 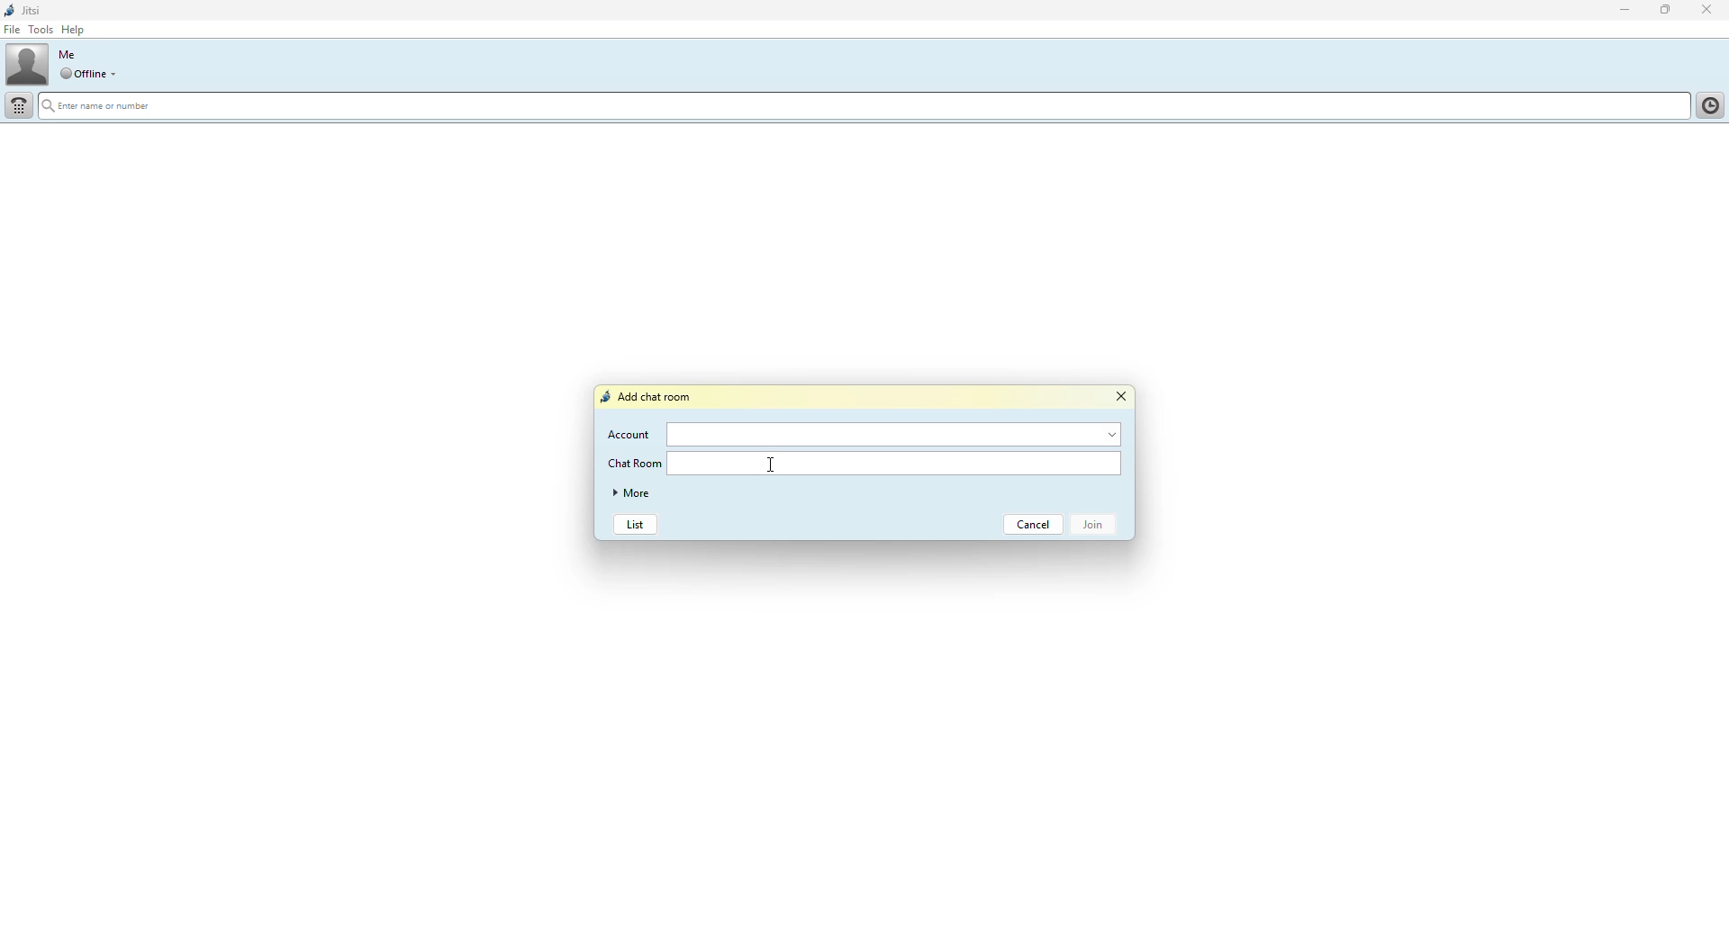 What do you see at coordinates (635, 494) in the screenshot?
I see `more` at bounding box center [635, 494].